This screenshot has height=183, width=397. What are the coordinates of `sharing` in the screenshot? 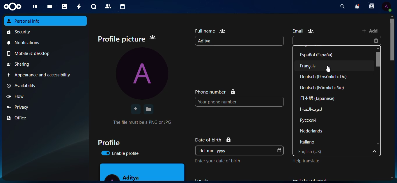 It's located at (20, 64).